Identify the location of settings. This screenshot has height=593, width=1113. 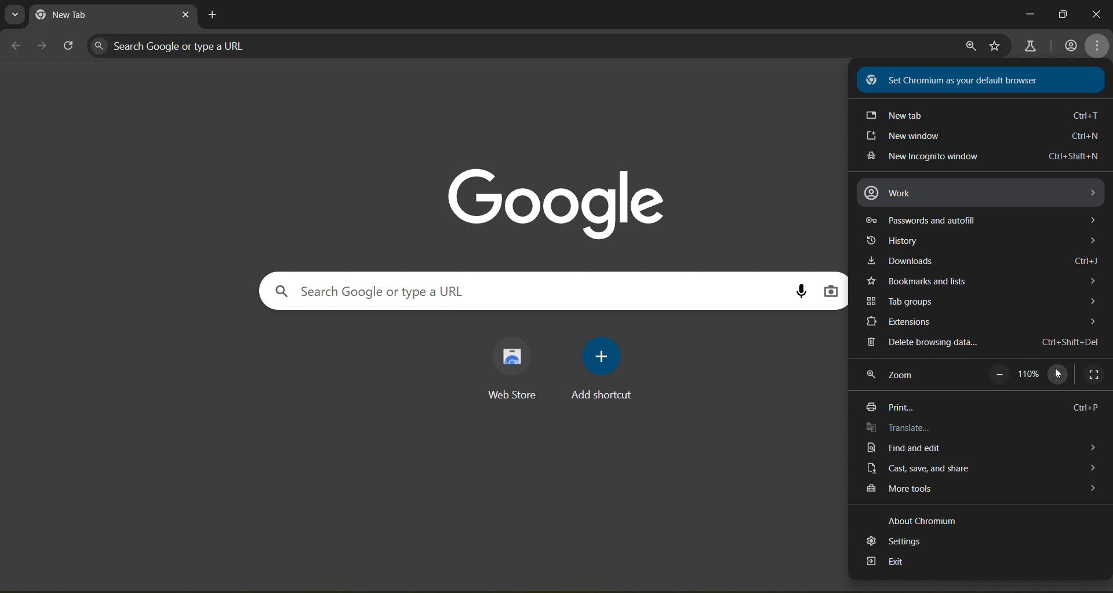
(893, 541).